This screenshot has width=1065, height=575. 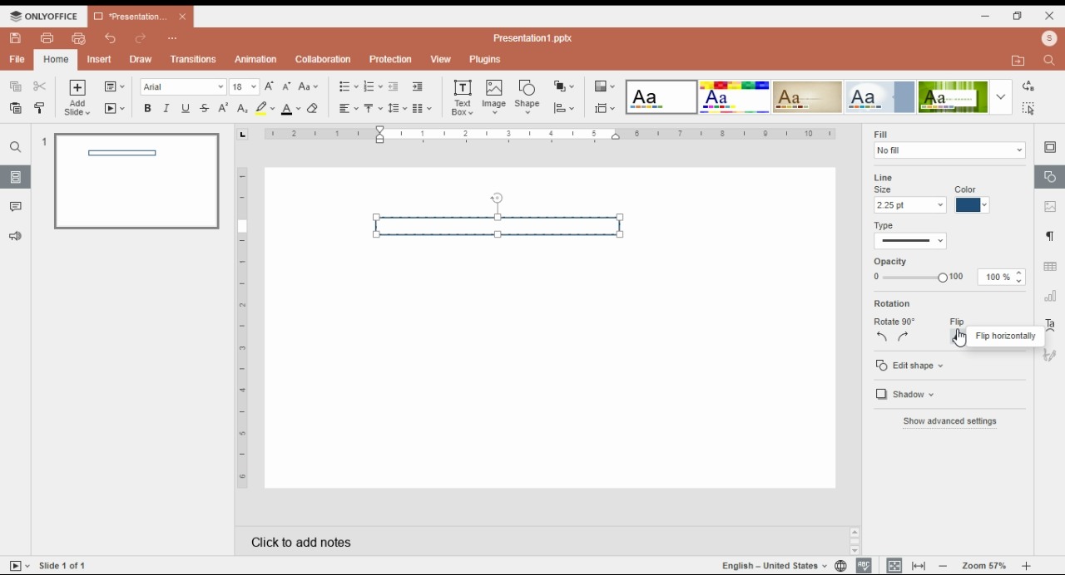 What do you see at coordinates (919, 565) in the screenshot?
I see `fit to width` at bounding box center [919, 565].